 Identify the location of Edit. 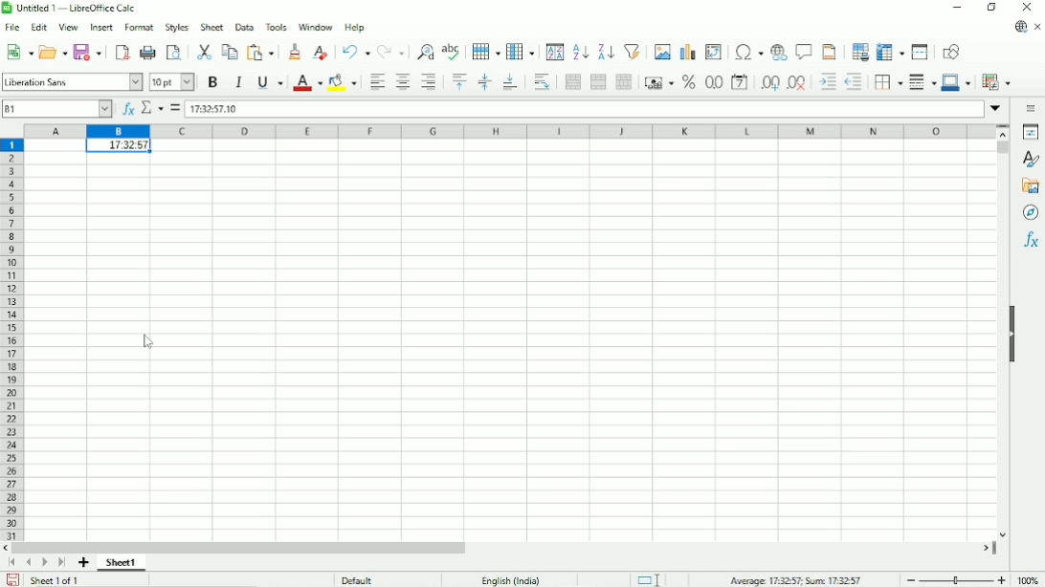
(38, 28).